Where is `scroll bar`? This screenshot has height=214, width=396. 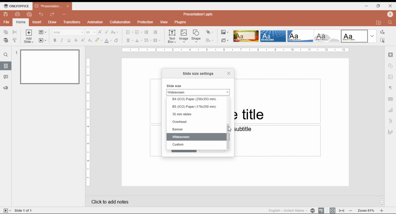
scroll bar is located at coordinates (195, 151).